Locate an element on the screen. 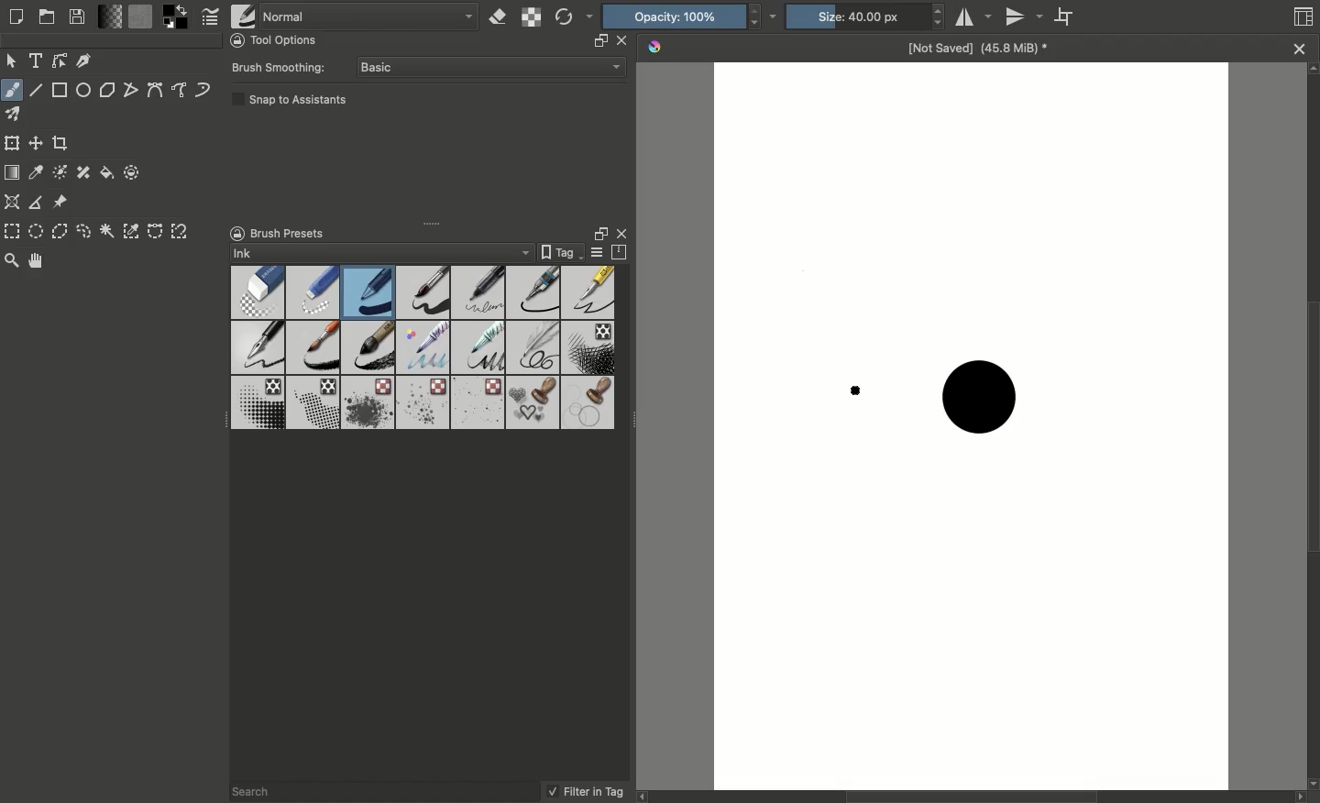 Image resolution: width=1320 pixels, height=803 pixels. Ellipse is located at coordinates (83, 89).